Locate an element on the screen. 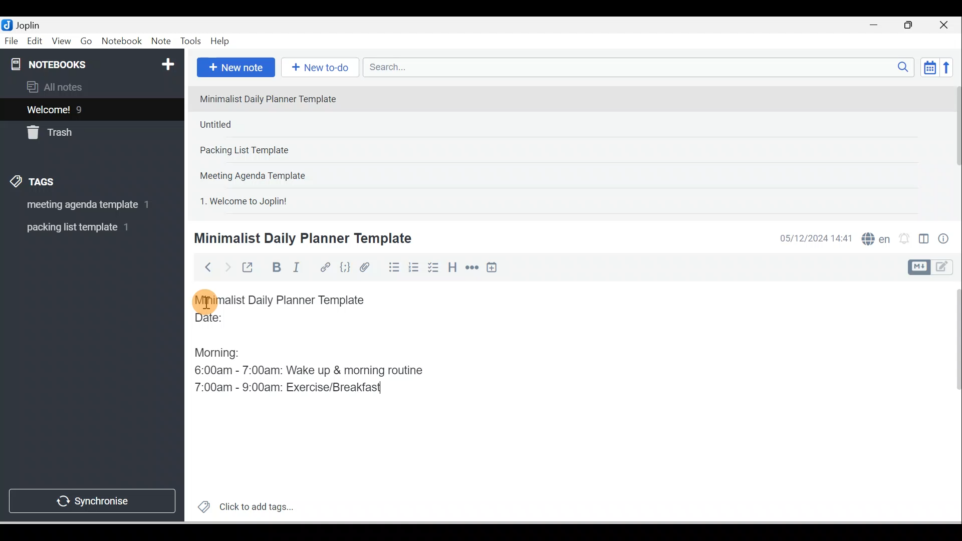 This screenshot has width=962, height=541. Edit is located at coordinates (36, 42).